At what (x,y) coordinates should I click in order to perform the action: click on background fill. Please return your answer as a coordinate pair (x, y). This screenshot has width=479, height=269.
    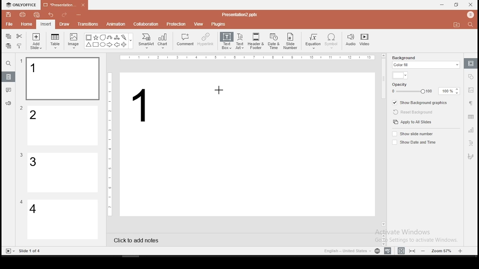
    Looking at the image, I should click on (425, 61).